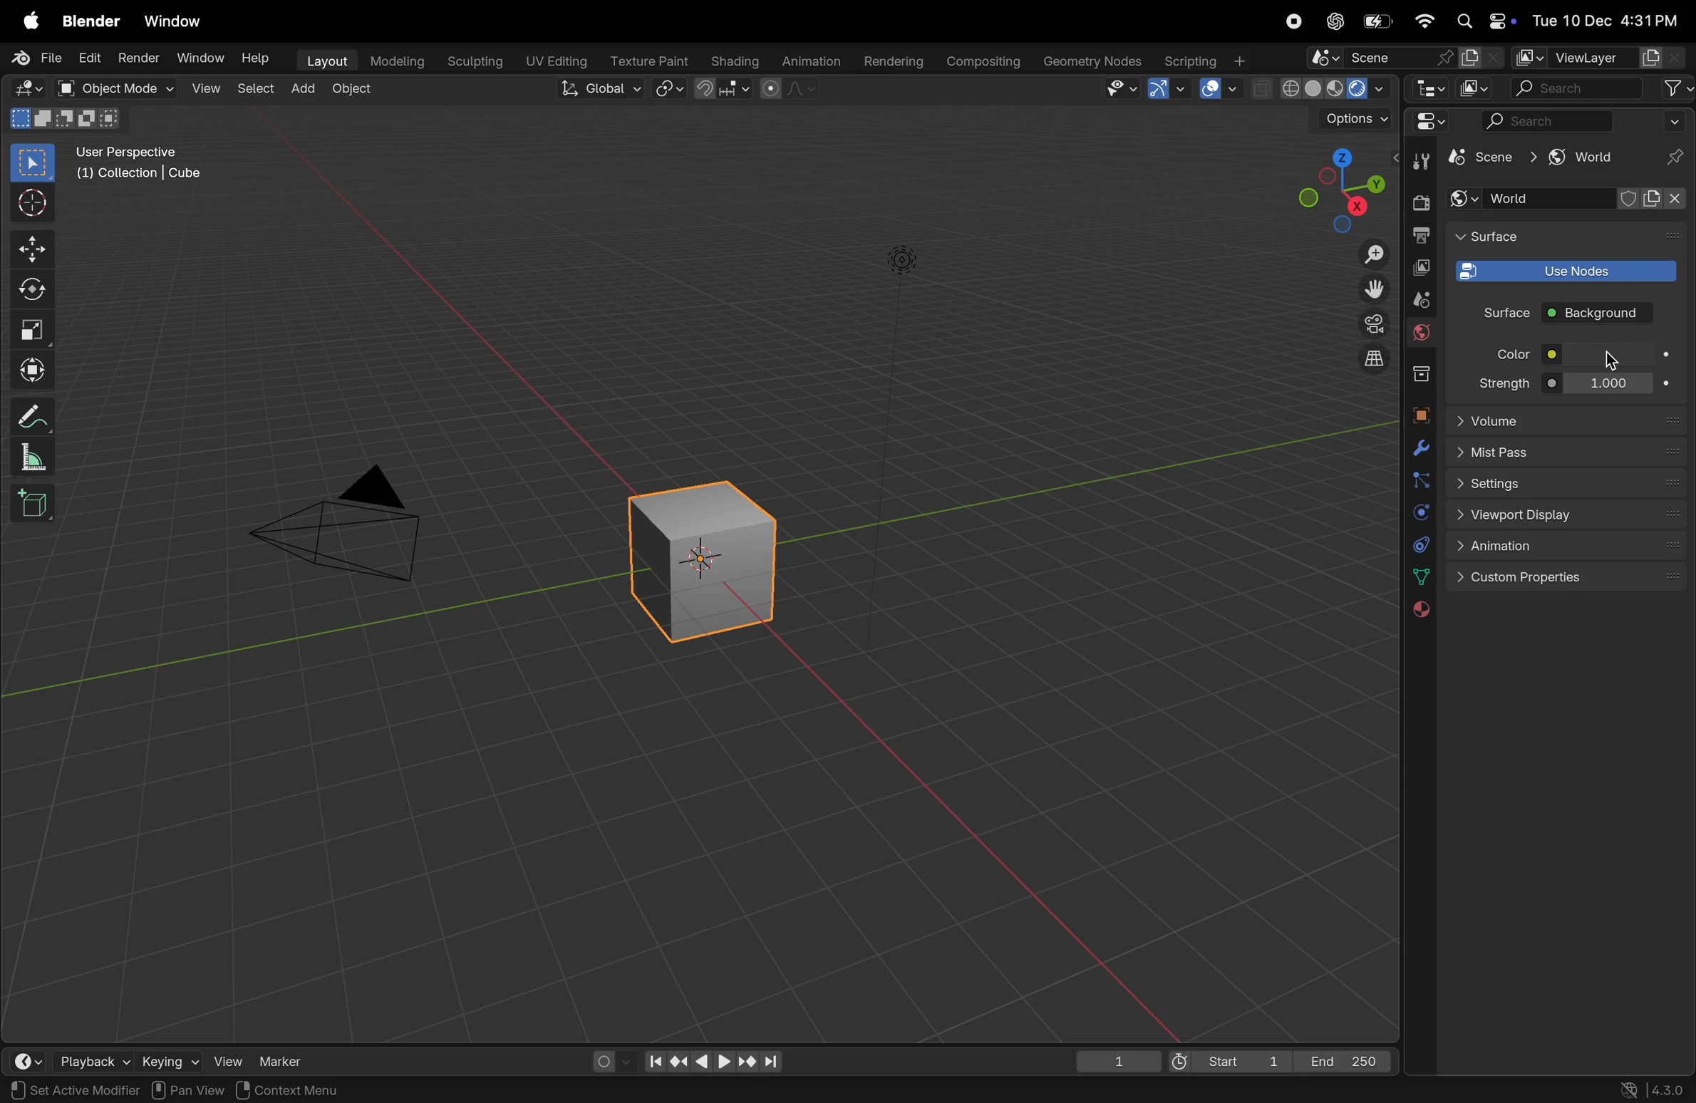 The height and width of the screenshot is (1103, 1696). I want to click on Window, so click(200, 58).